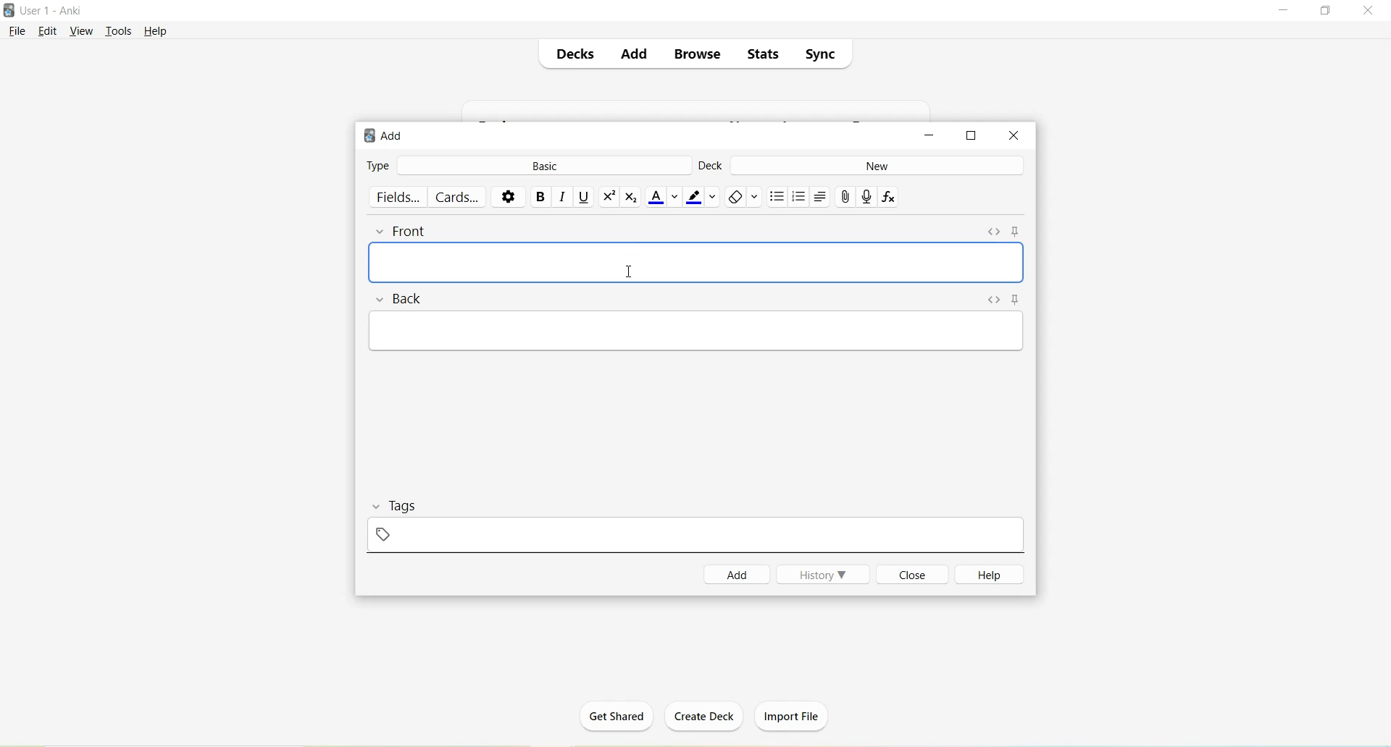  I want to click on Maximize, so click(972, 136).